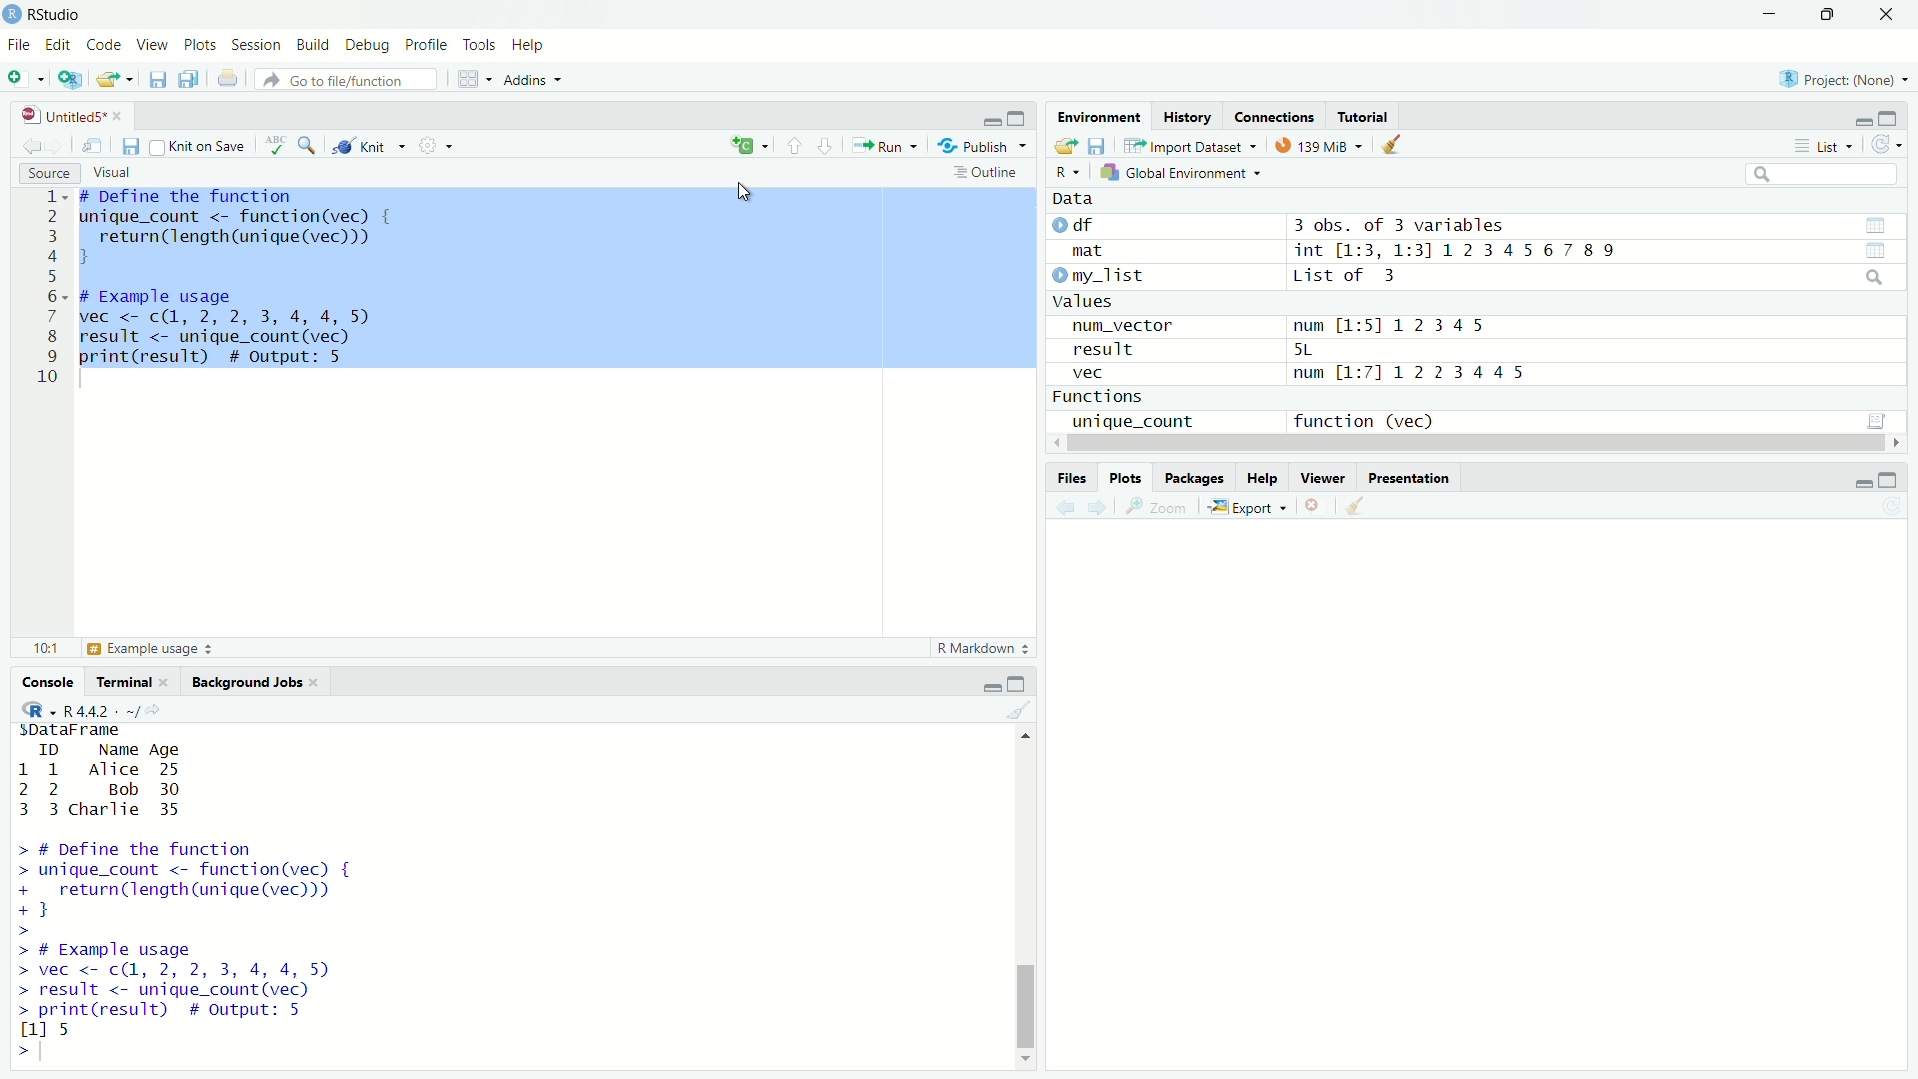 The height and width of the screenshot is (1079, 1918). What do you see at coordinates (1873, 277) in the screenshot?
I see `search` at bounding box center [1873, 277].